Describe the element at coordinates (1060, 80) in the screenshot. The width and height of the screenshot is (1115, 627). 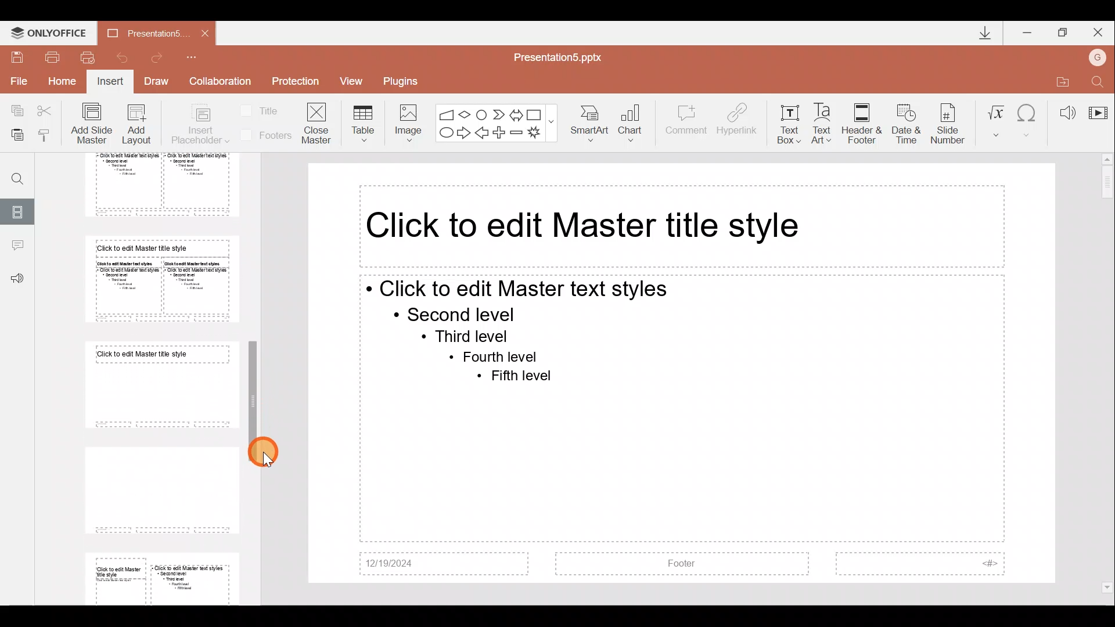
I see `Open file location` at that location.